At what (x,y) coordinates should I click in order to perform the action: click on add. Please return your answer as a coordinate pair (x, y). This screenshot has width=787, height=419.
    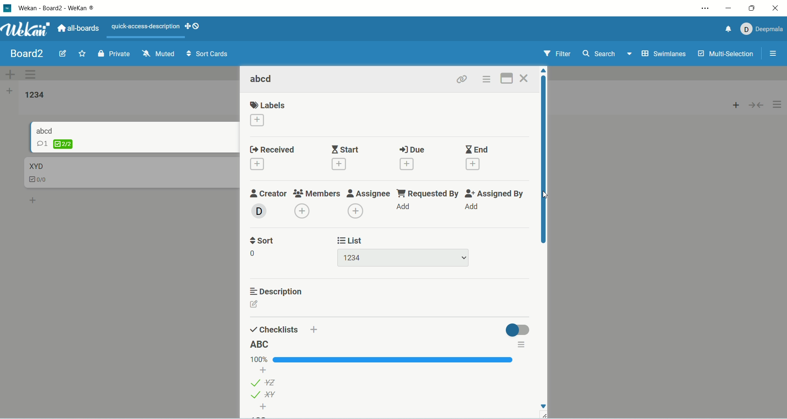
    Looking at the image, I should click on (316, 329).